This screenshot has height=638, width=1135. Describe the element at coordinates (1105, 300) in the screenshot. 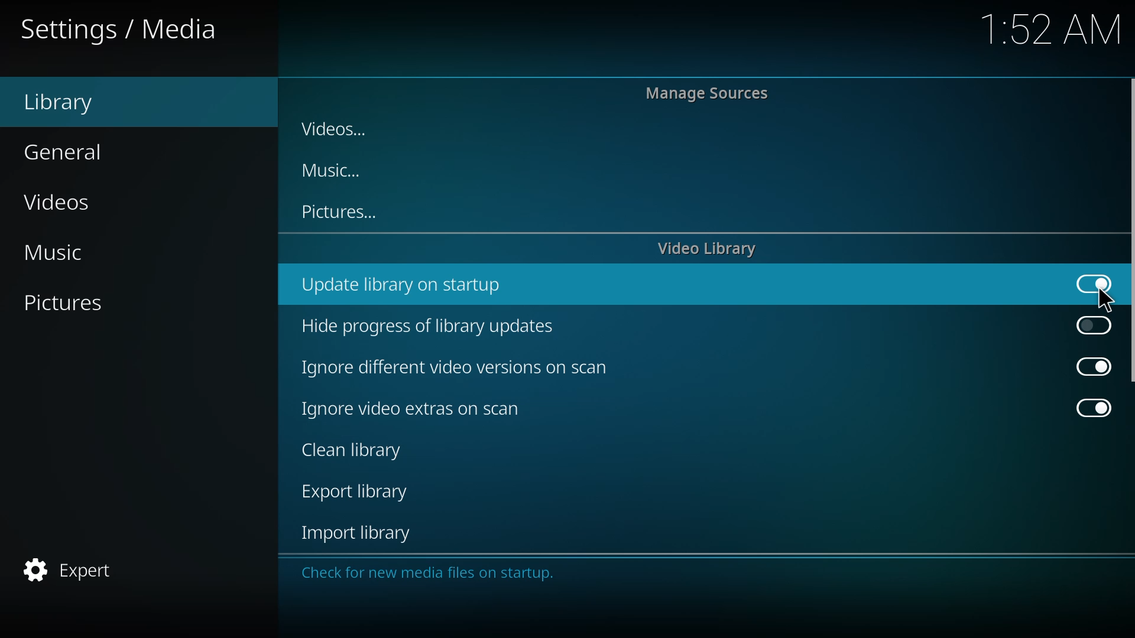

I see `cursor` at that location.